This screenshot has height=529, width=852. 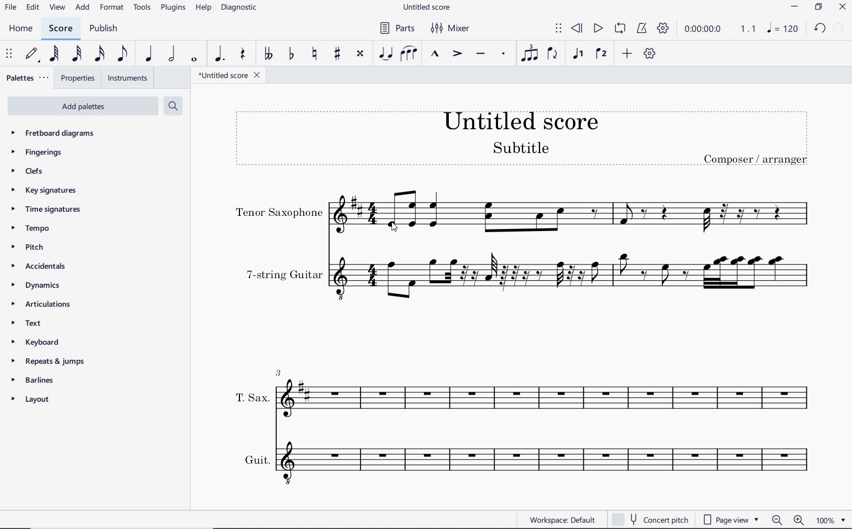 I want to click on TEMPO, so click(x=30, y=228).